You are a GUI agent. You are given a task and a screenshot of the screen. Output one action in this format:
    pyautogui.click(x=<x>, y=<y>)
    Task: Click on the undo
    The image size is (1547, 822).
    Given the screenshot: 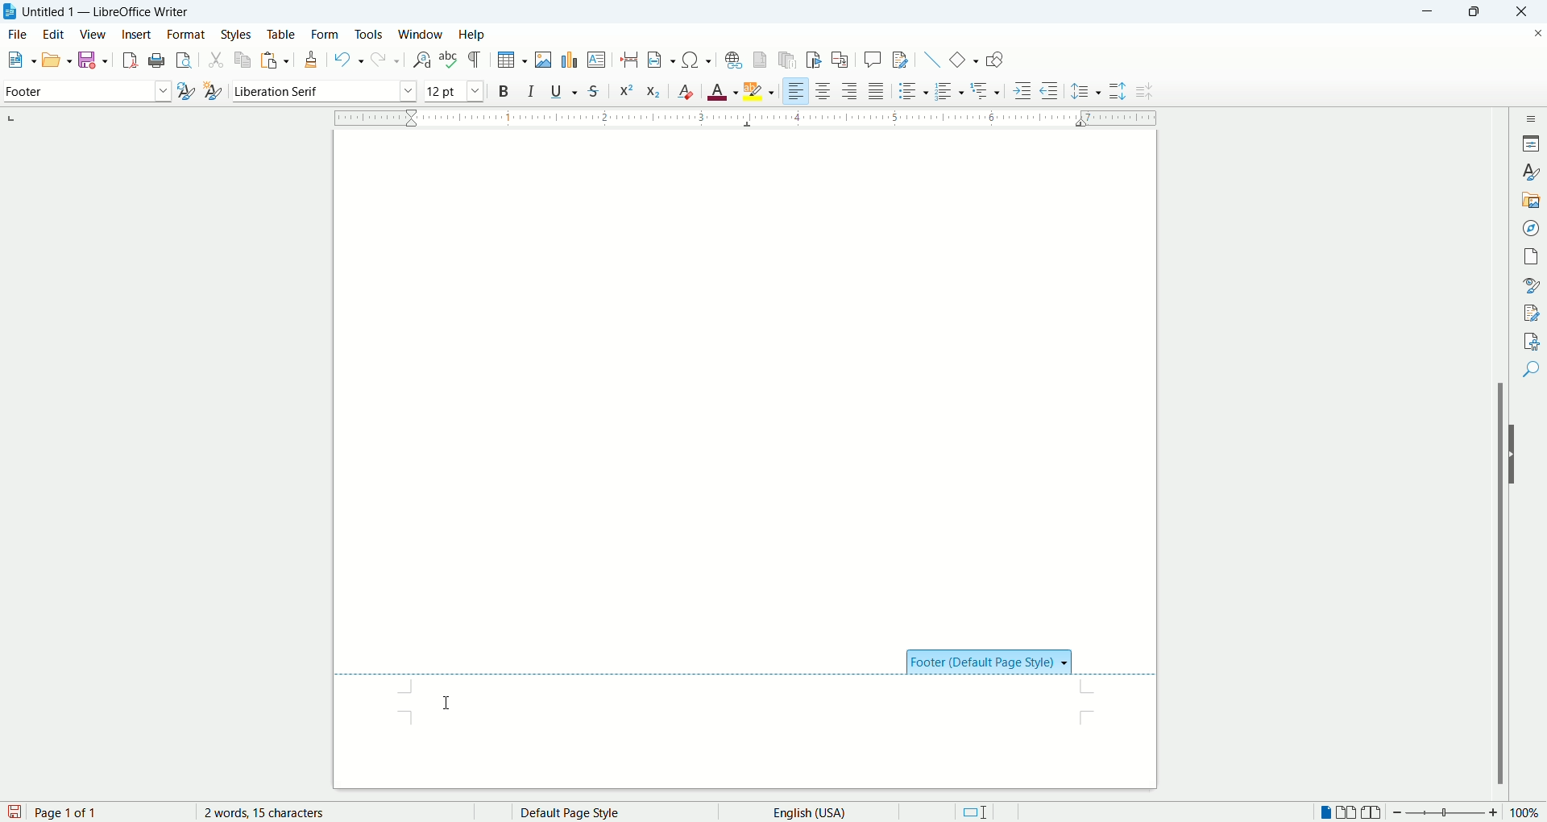 What is the action you would take?
    pyautogui.click(x=349, y=60)
    